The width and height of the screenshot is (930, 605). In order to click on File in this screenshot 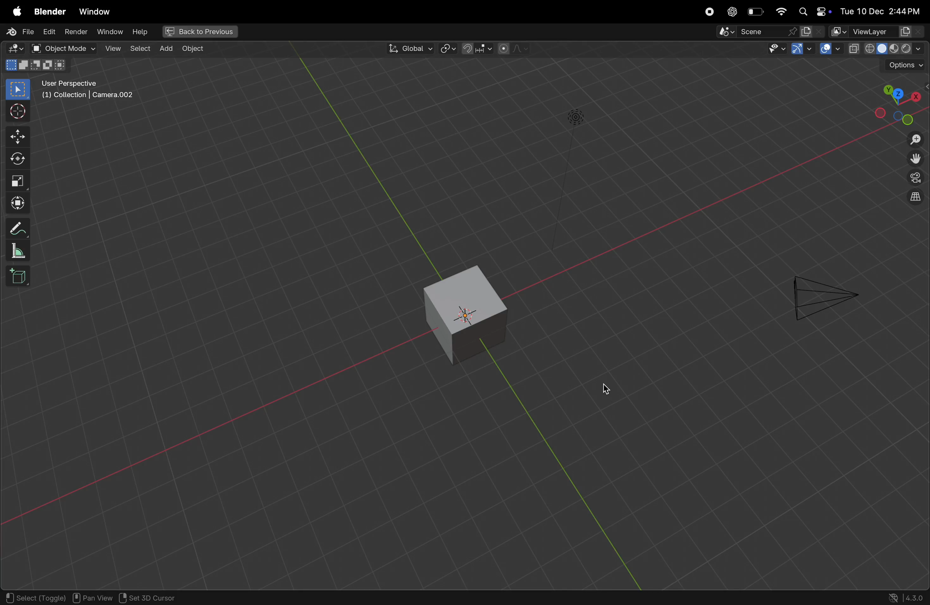, I will do `click(21, 31)`.